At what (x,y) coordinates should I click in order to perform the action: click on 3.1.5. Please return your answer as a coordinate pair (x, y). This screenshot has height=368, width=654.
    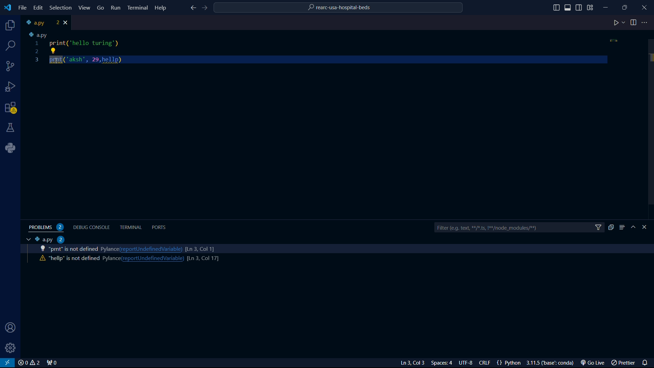
    Looking at the image, I should click on (552, 363).